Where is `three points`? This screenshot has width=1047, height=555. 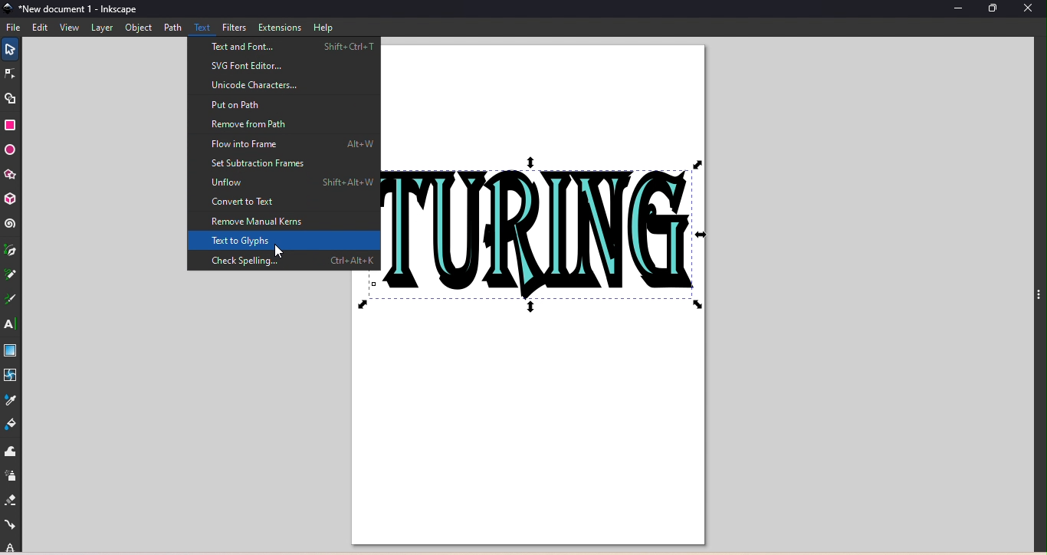
three points is located at coordinates (1037, 300).